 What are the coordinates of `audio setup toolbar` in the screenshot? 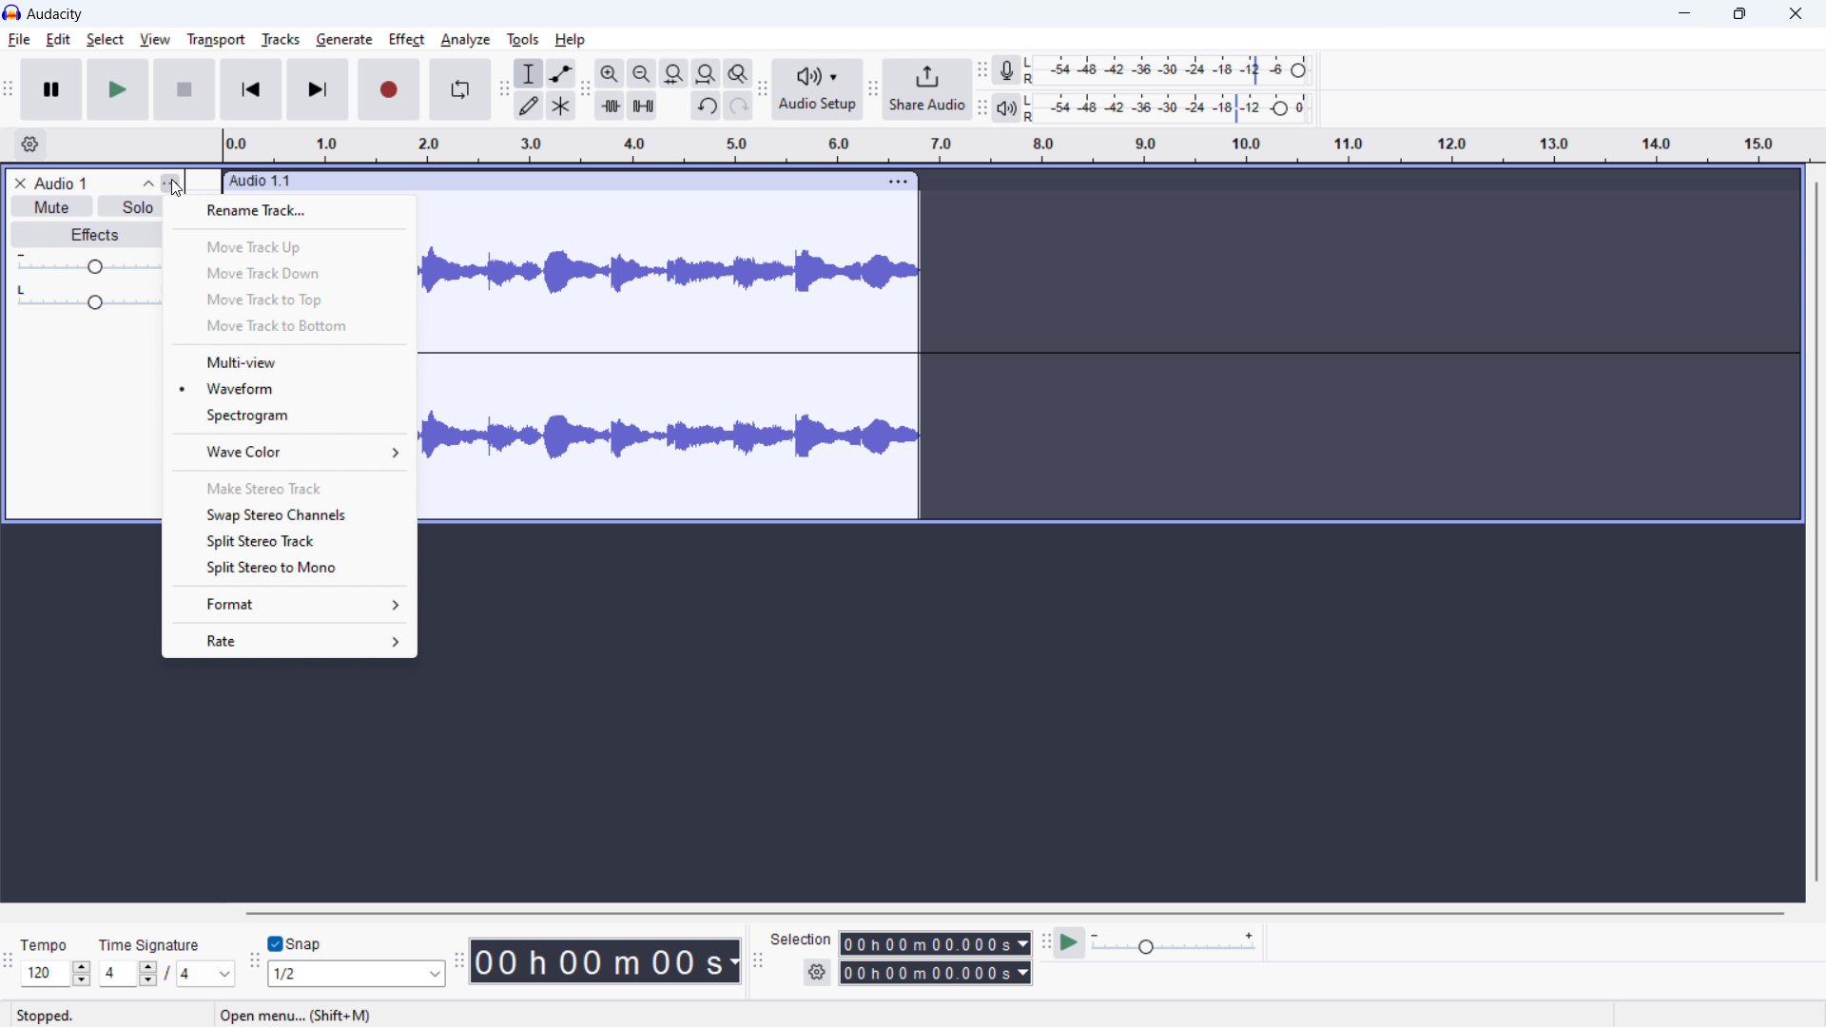 It's located at (763, 90).